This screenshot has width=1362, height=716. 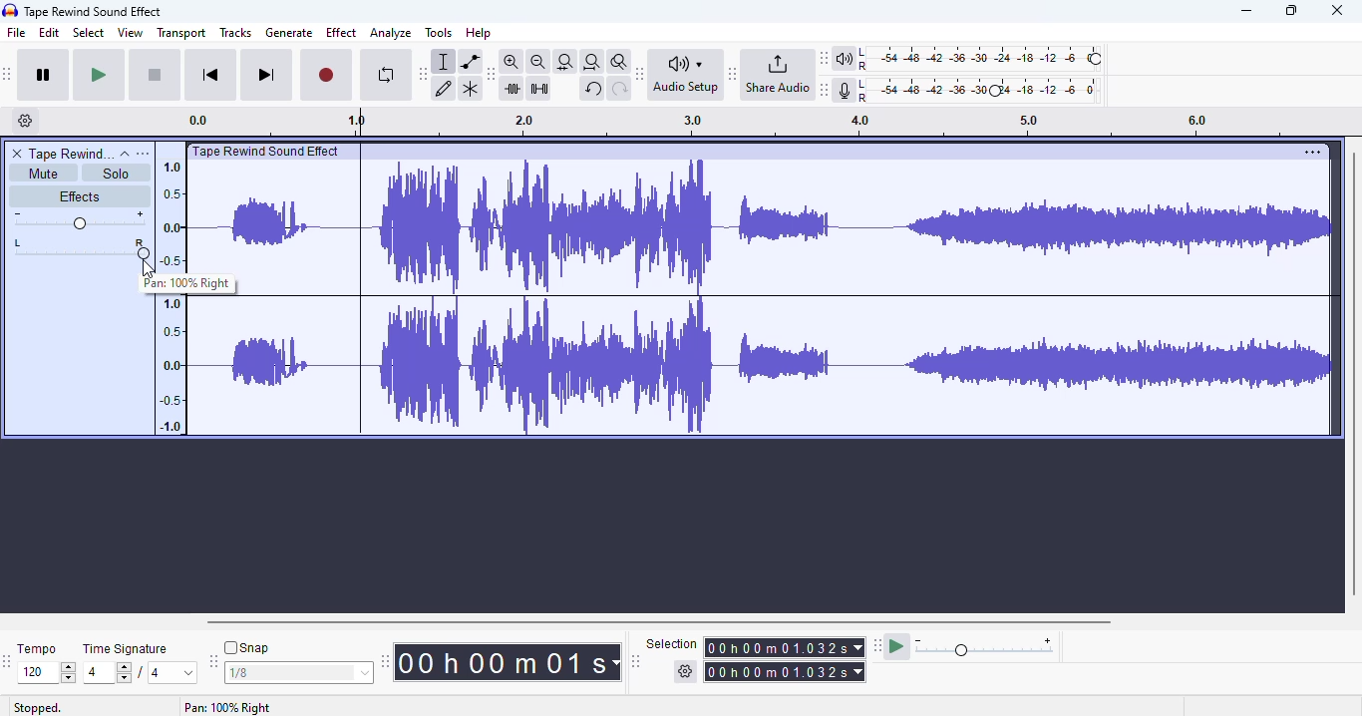 I want to click on playback meter, so click(x=970, y=59).